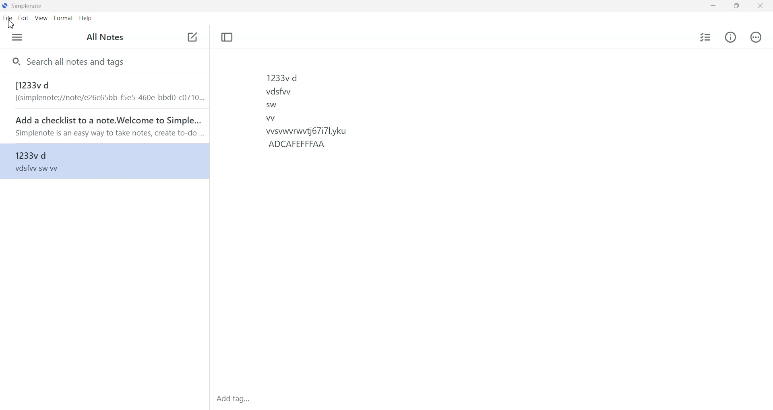  What do you see at coordinates (760, 6) in the screenshot?
I see `Close` at bounding box center [760, 6].